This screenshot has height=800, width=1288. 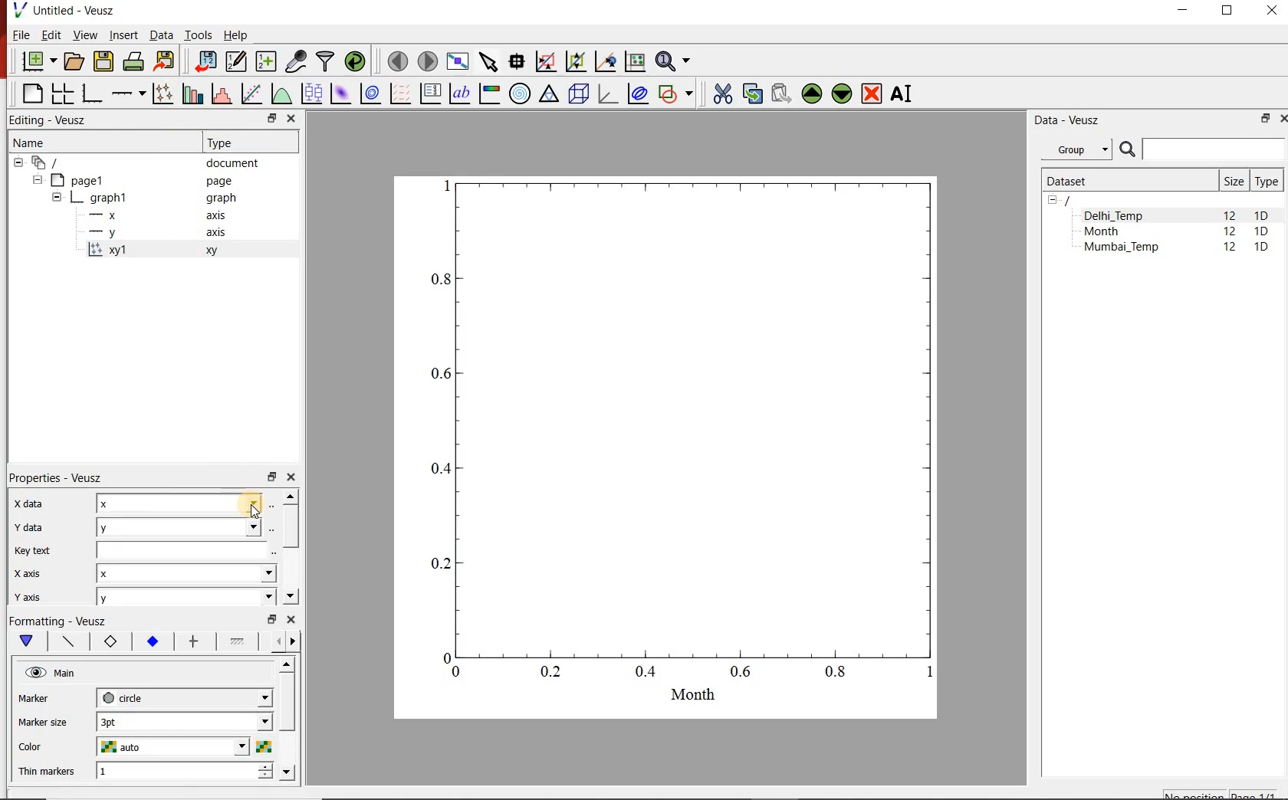 What do you see at coordinates (288, 721) in the screenshot?
I see `scrollbar` at bounding box center [288, 721].